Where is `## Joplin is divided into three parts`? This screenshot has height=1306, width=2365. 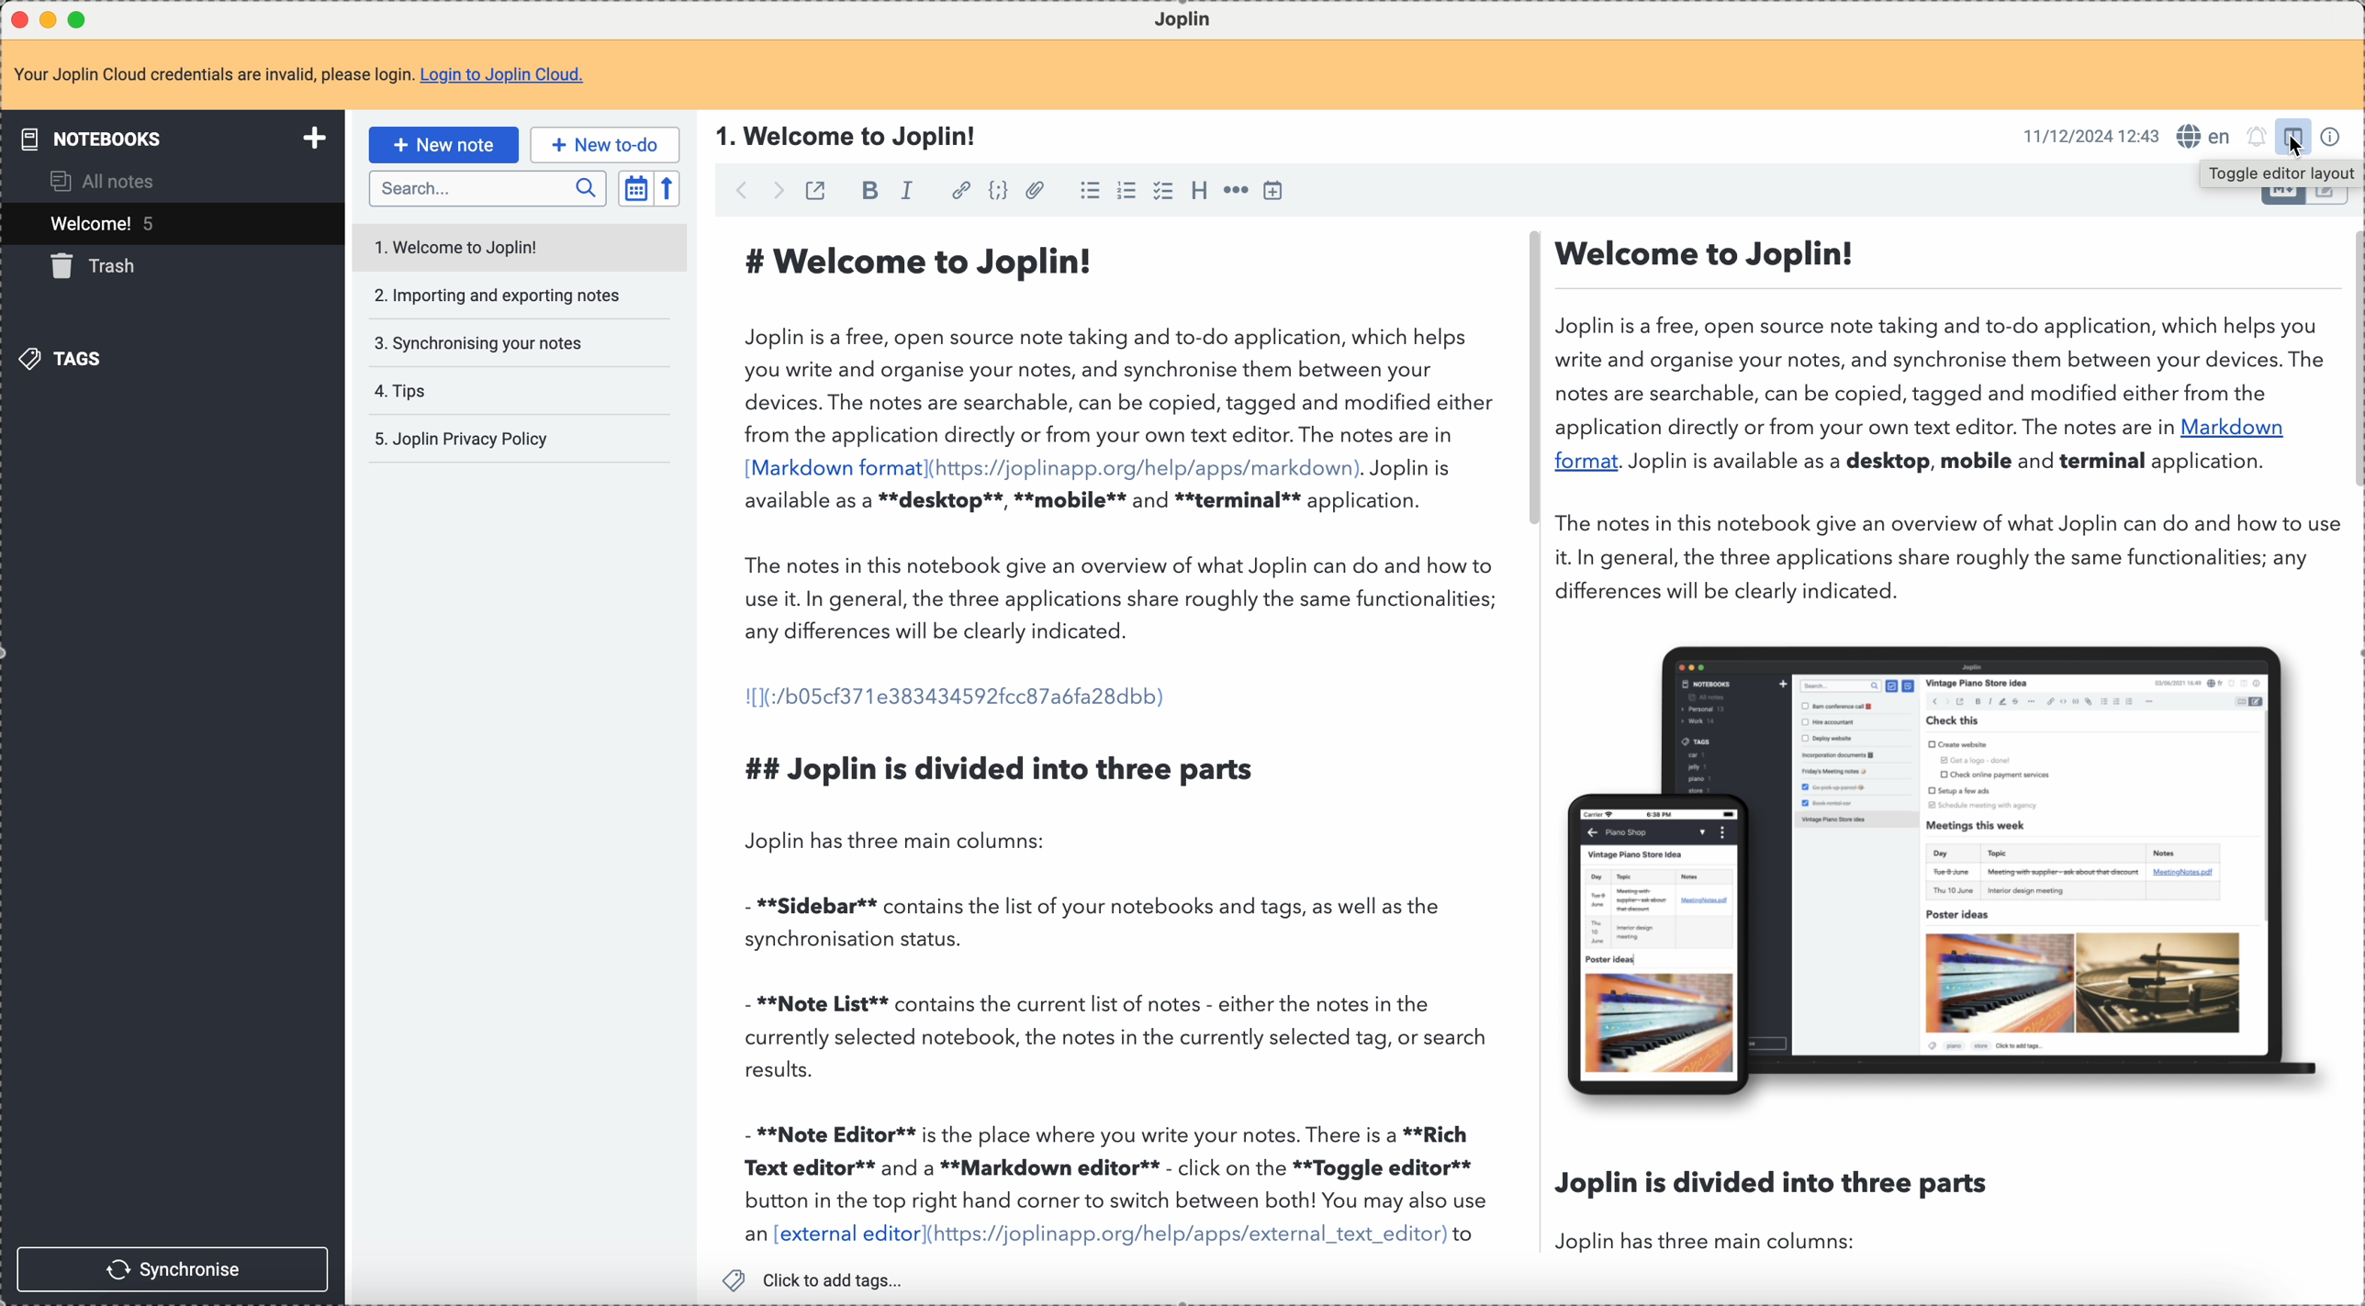 ## Joplin is divided into three parts is located at coordinates (1004, 769).